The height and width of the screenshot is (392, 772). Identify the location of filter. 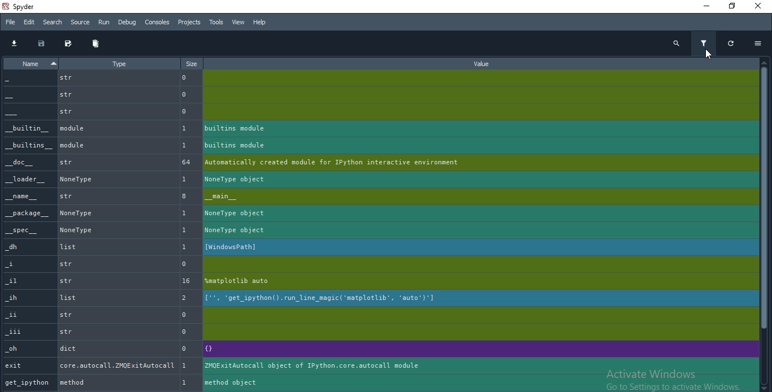
(703, 43).